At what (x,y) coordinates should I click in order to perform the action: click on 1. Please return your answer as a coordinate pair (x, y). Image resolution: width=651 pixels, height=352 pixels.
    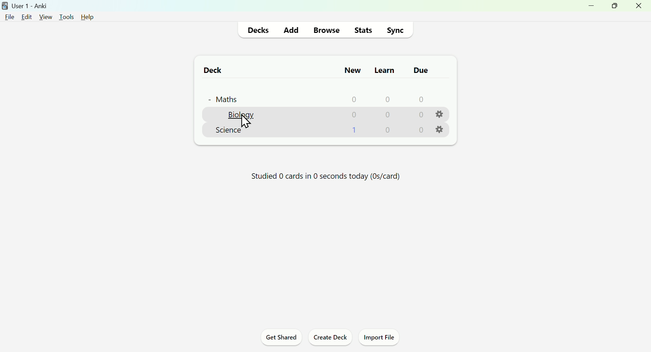
    Looking at the image, I should click on (355, 130).